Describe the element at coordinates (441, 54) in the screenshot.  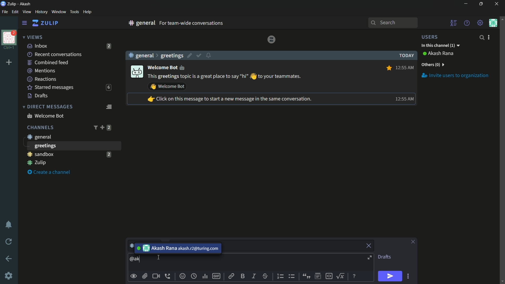
I see `Akash rana` at that location.